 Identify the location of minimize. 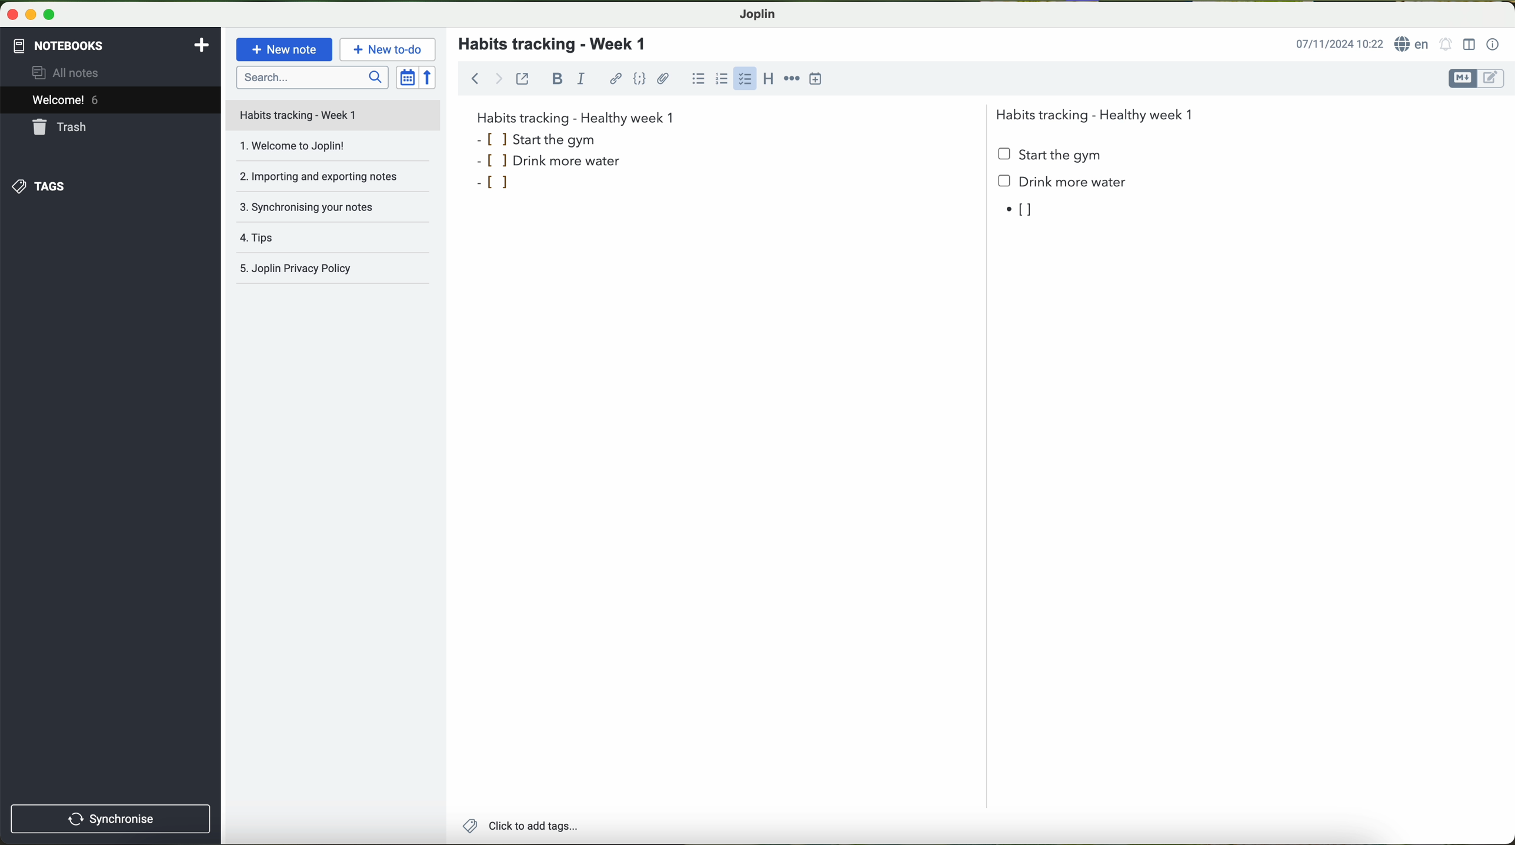
(28, 14).